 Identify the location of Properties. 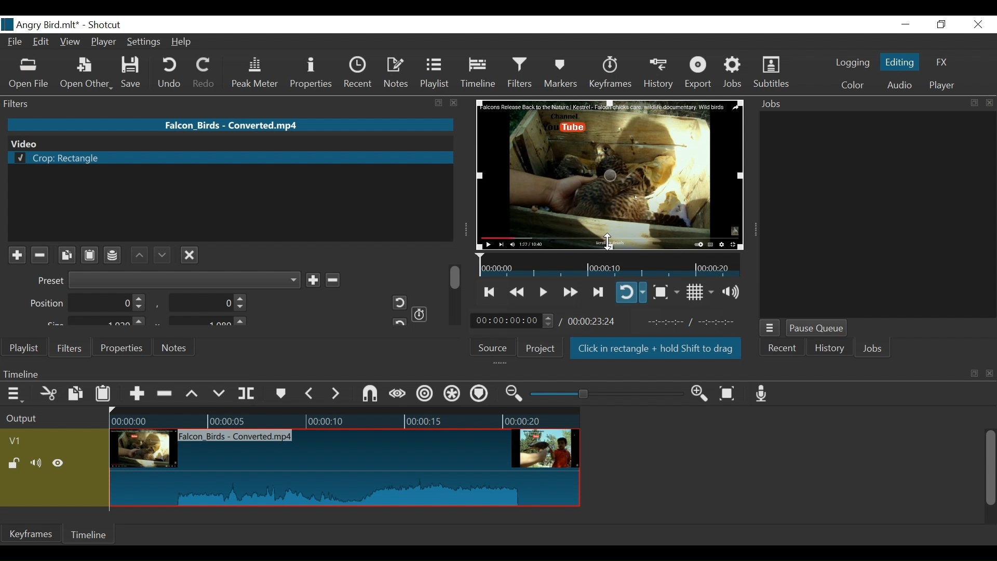
(120, 347).